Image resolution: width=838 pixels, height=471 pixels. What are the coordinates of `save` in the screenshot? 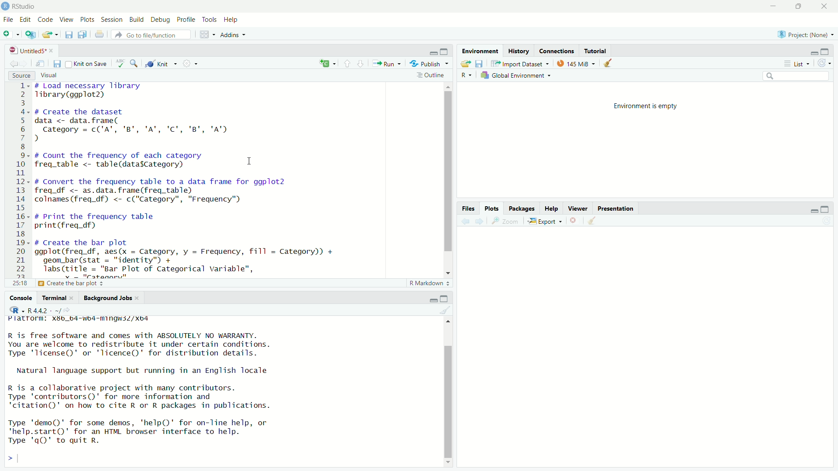 It's located at (480, 64).